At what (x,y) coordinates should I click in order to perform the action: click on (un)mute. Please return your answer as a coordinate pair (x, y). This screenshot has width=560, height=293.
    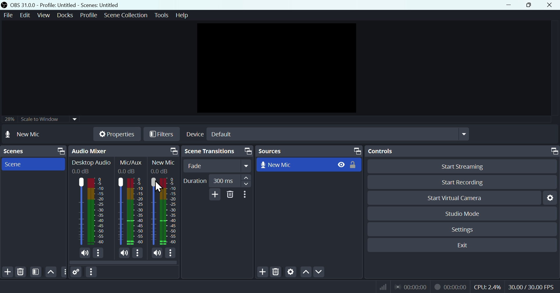
    Looking at the image, I should click on (123, 254).